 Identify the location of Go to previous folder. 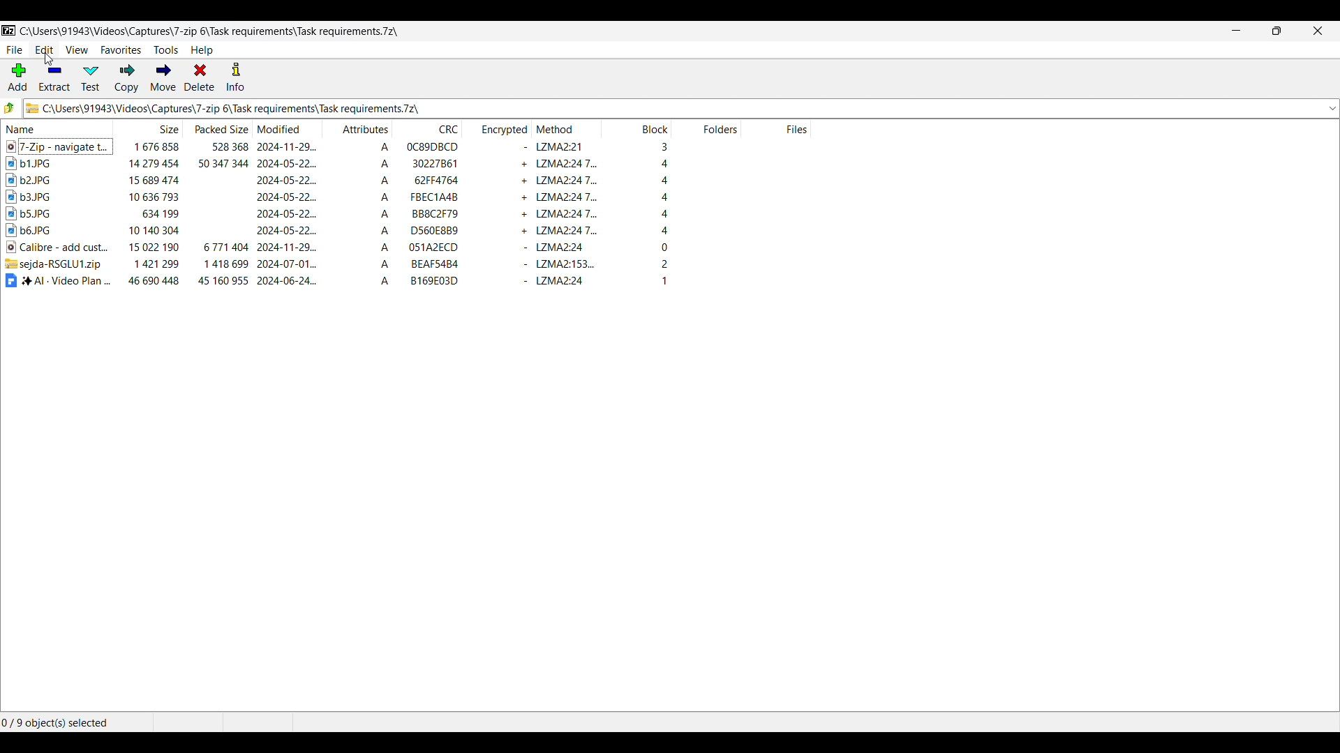
(10, 107).